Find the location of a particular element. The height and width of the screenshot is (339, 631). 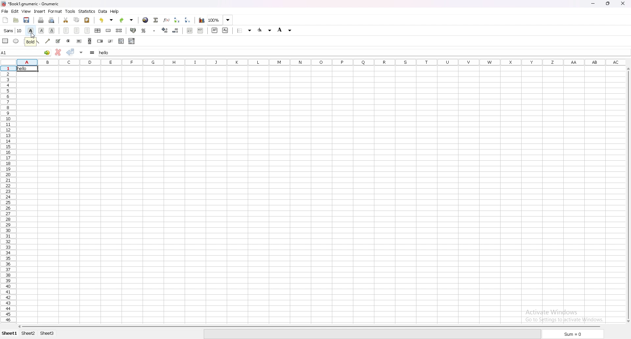

A1 is located at coordinates (26, 53).